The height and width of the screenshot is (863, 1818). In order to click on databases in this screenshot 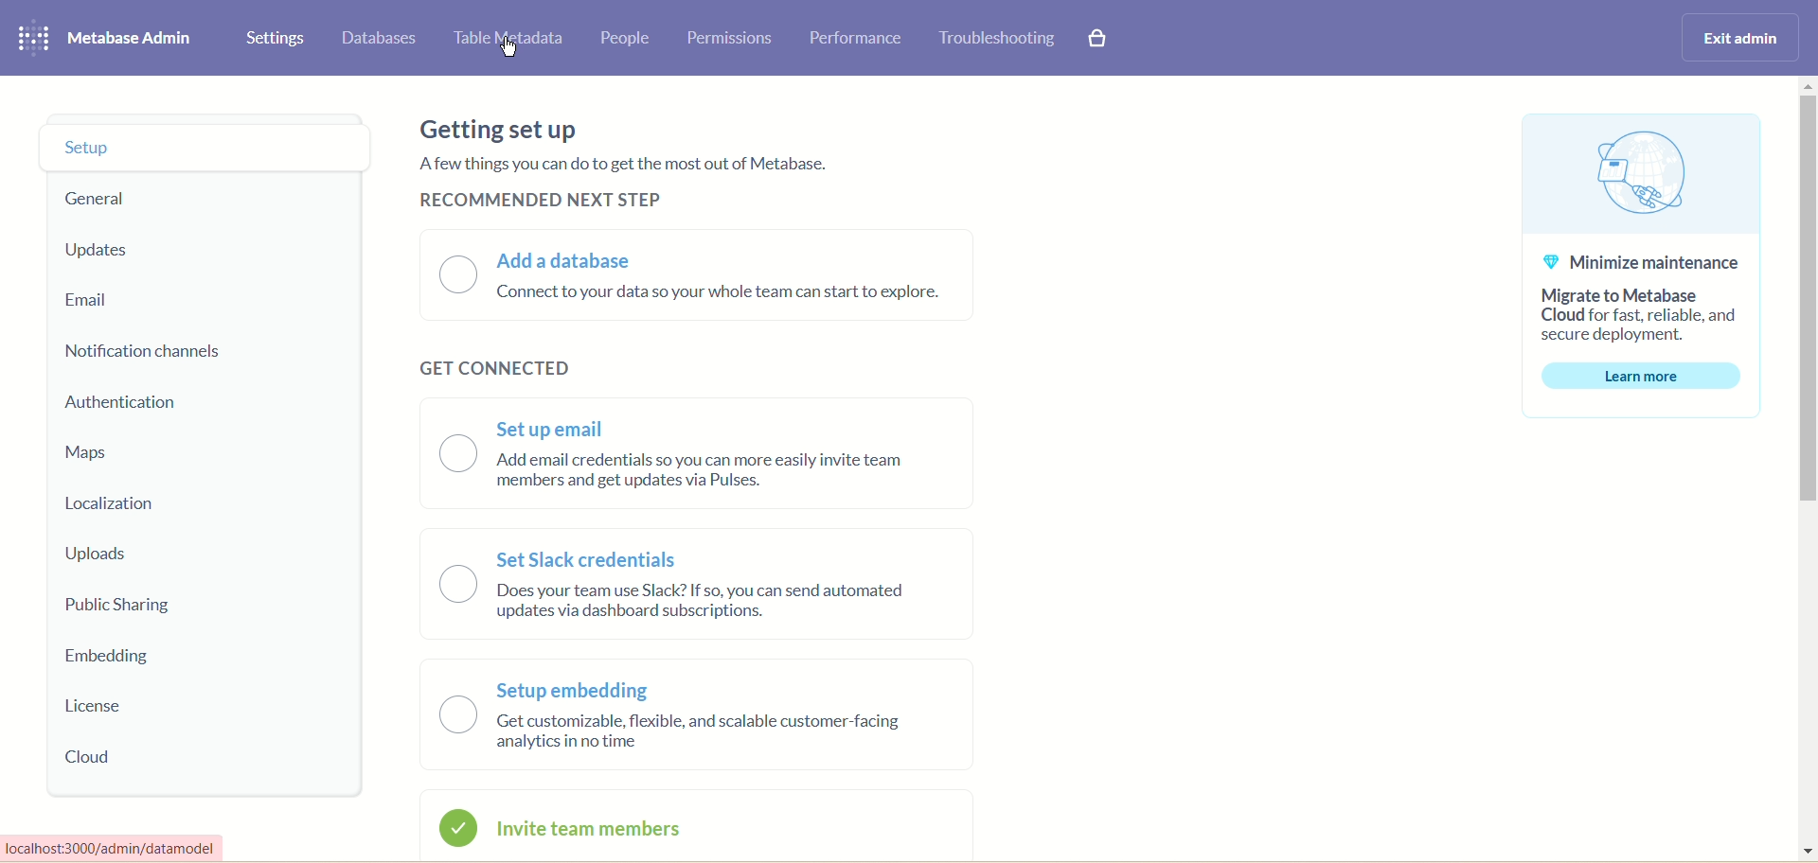, I will do `click(382, 39)`.